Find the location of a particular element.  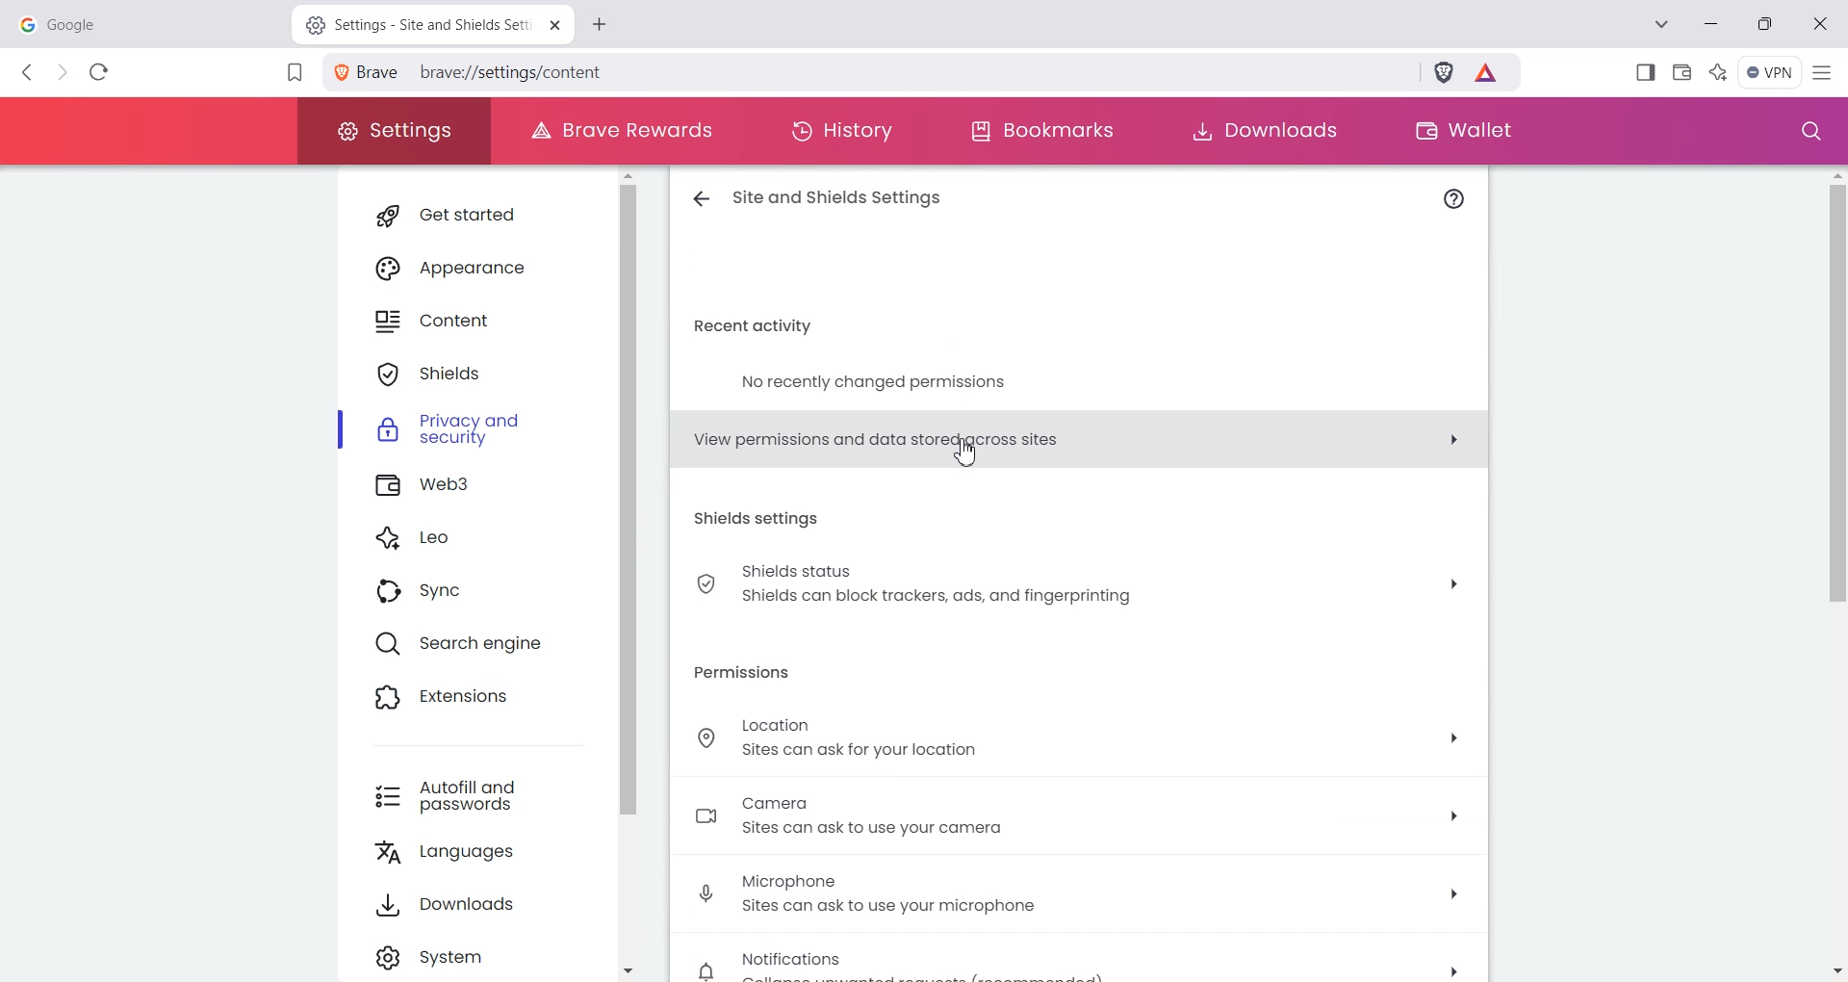

google is located at coordinates (144, 22).